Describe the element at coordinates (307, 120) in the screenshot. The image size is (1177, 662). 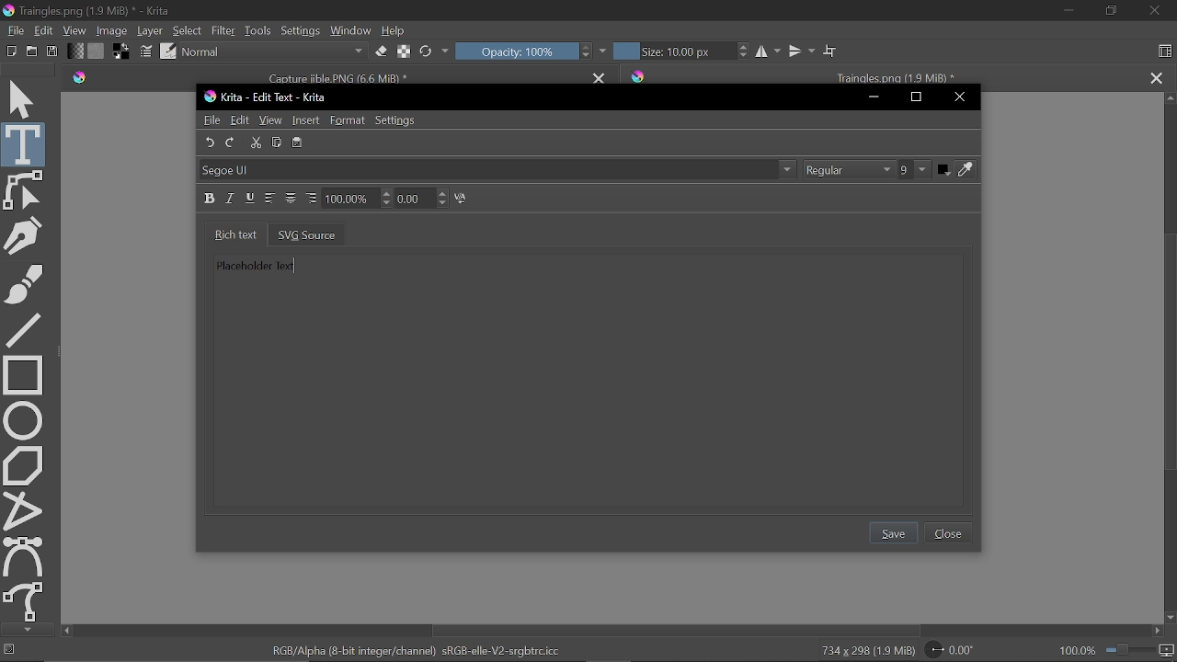
I see `Insert` at that location.